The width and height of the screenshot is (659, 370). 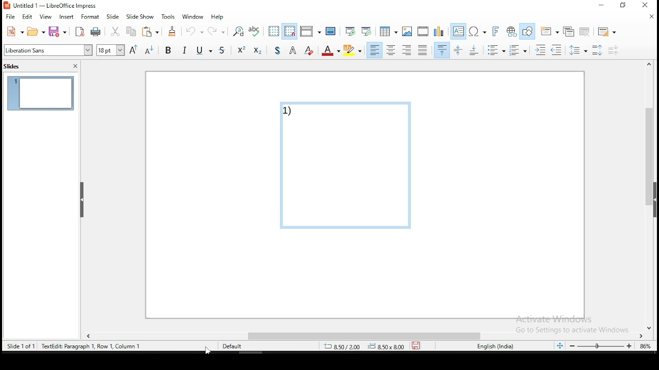 What do you see at coordinates (254, 30) in the screenshot?
I see `spell check` at bounding box center [254, 30].